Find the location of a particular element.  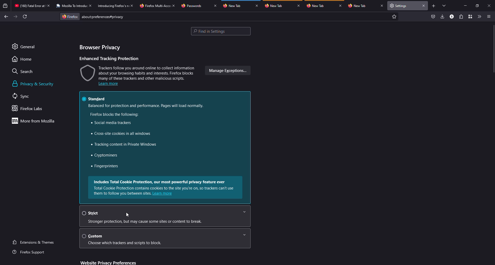

tab is located at coordinates (191, 6).